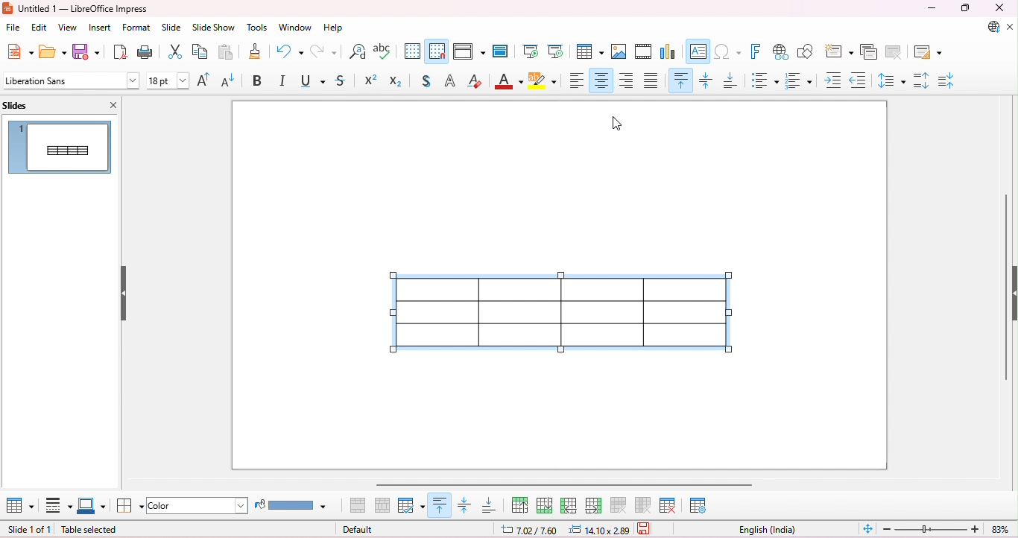  What do you see at coordinates (947, 81) in the screenshot?
I see `decrease paragraph spacing` at bounding box center [947, 81].